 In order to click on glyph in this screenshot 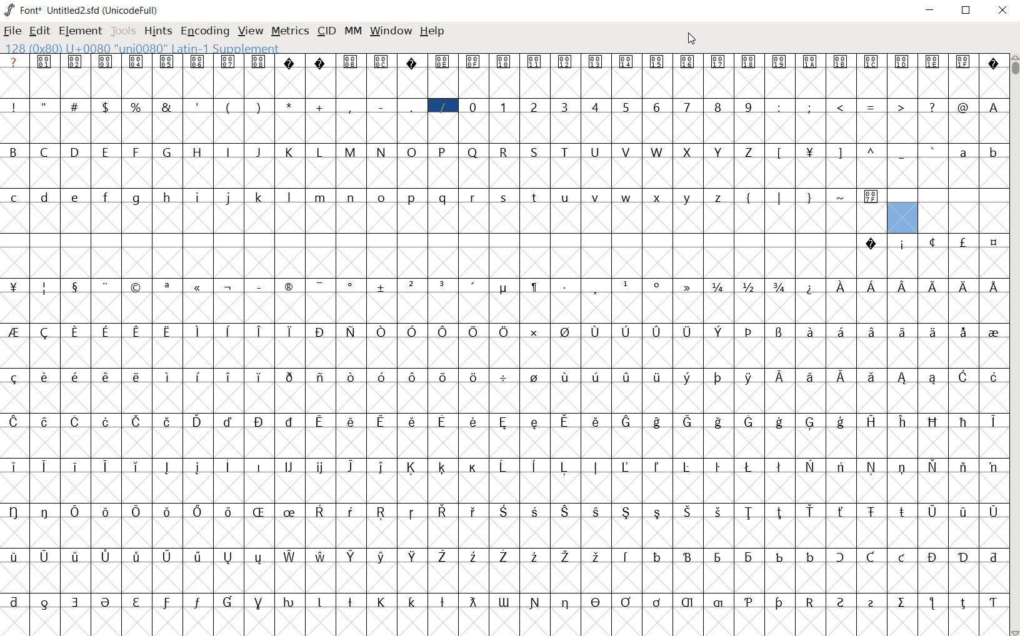, I will do `click(902, 332)`.